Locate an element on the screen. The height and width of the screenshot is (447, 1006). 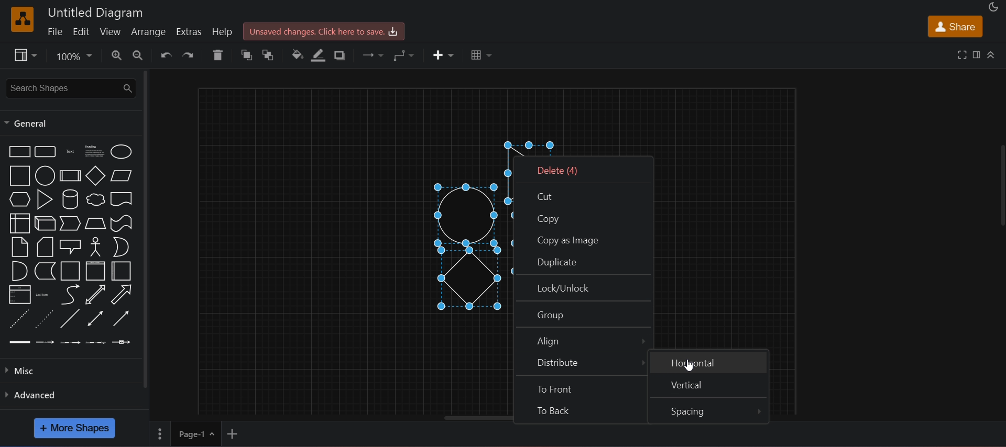
internal storage is located at coordinates (19, 223).